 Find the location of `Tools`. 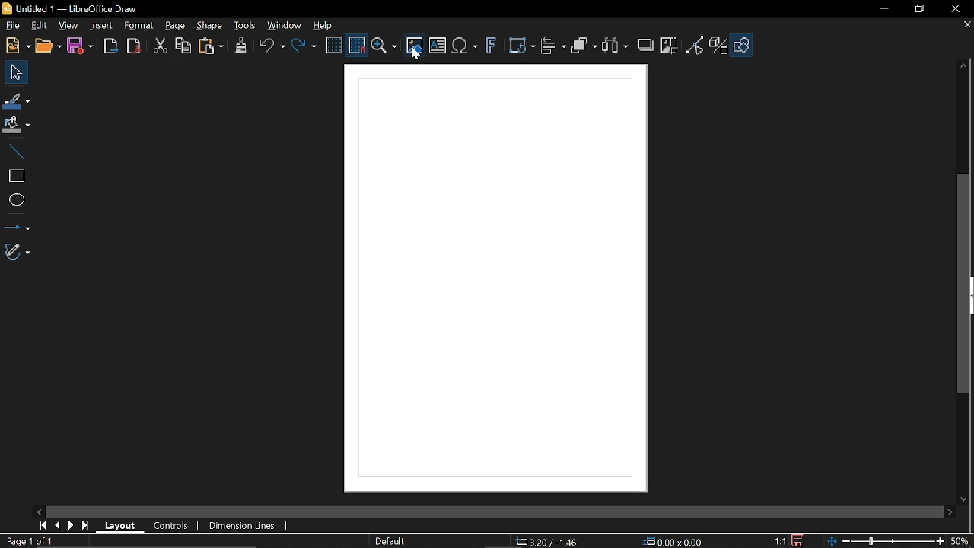

Tools is located at coordinates (245, 24).